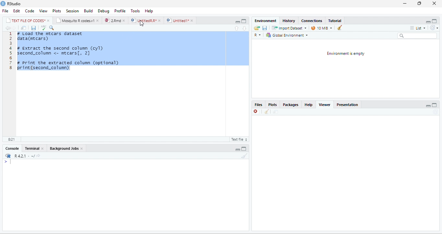 This screenshot has width=442, height=234. I want to click on ‘Mosquito R codes.v1, so click(75, 20).